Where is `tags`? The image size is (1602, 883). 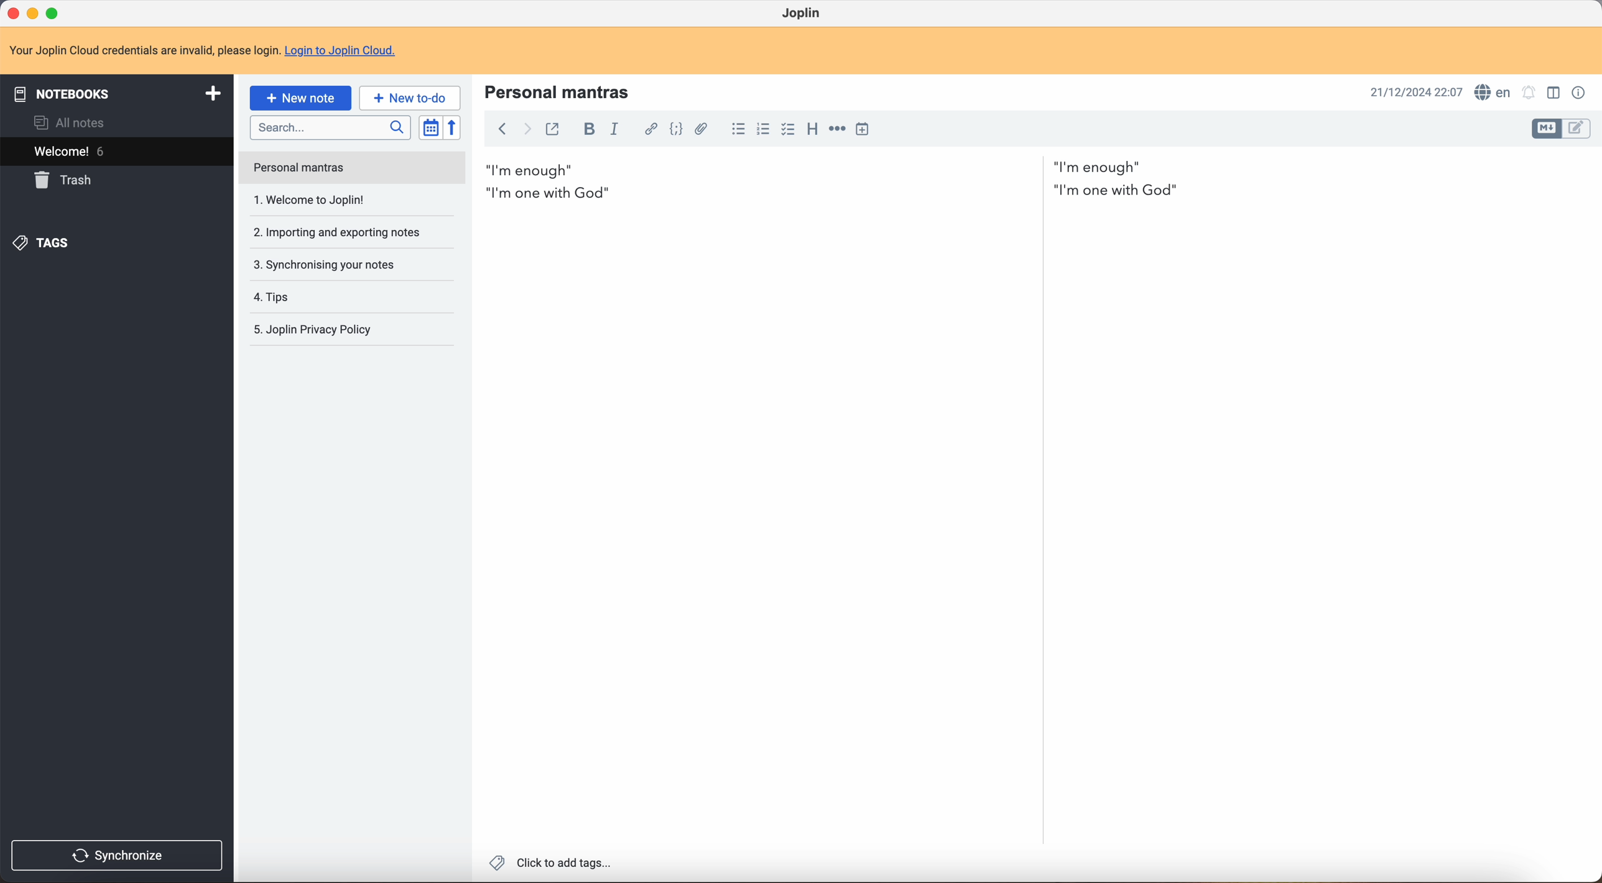
tags is located at coordinates (44, 244).